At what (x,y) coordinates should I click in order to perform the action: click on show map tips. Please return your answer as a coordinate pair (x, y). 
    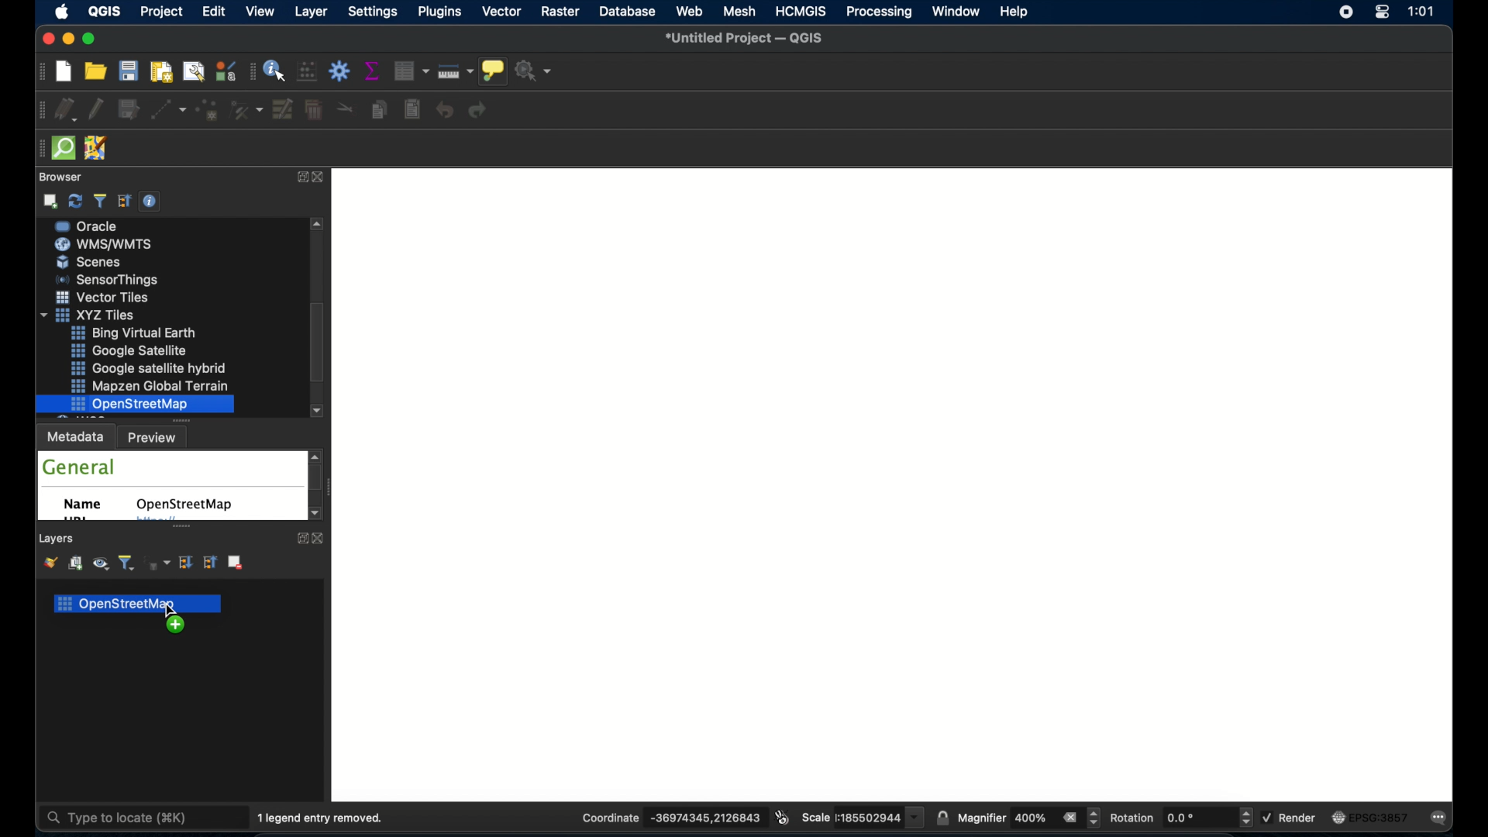
    Looking at the image, I should click on (492, 71).